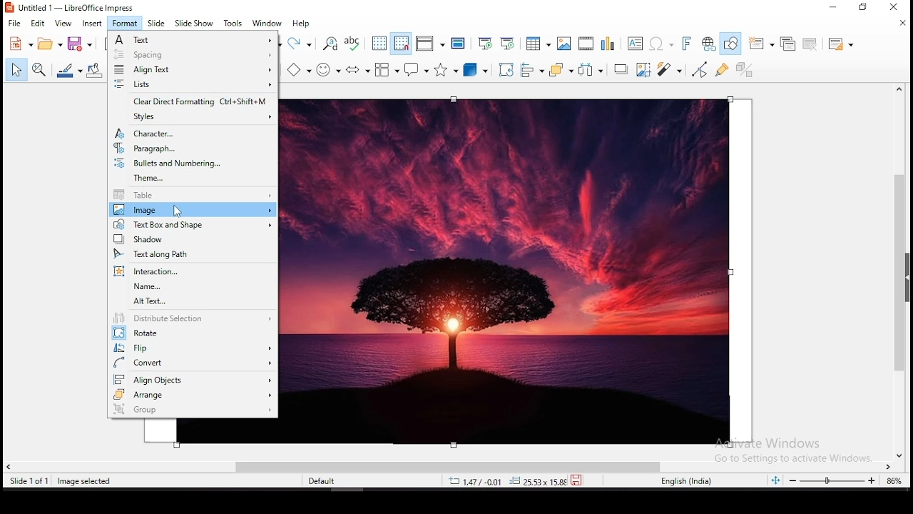 The height and width of the screenshot is (514, 913). Describe the element at coordinates (331, 44) in the screenshot. I see `find and replace` at that location.